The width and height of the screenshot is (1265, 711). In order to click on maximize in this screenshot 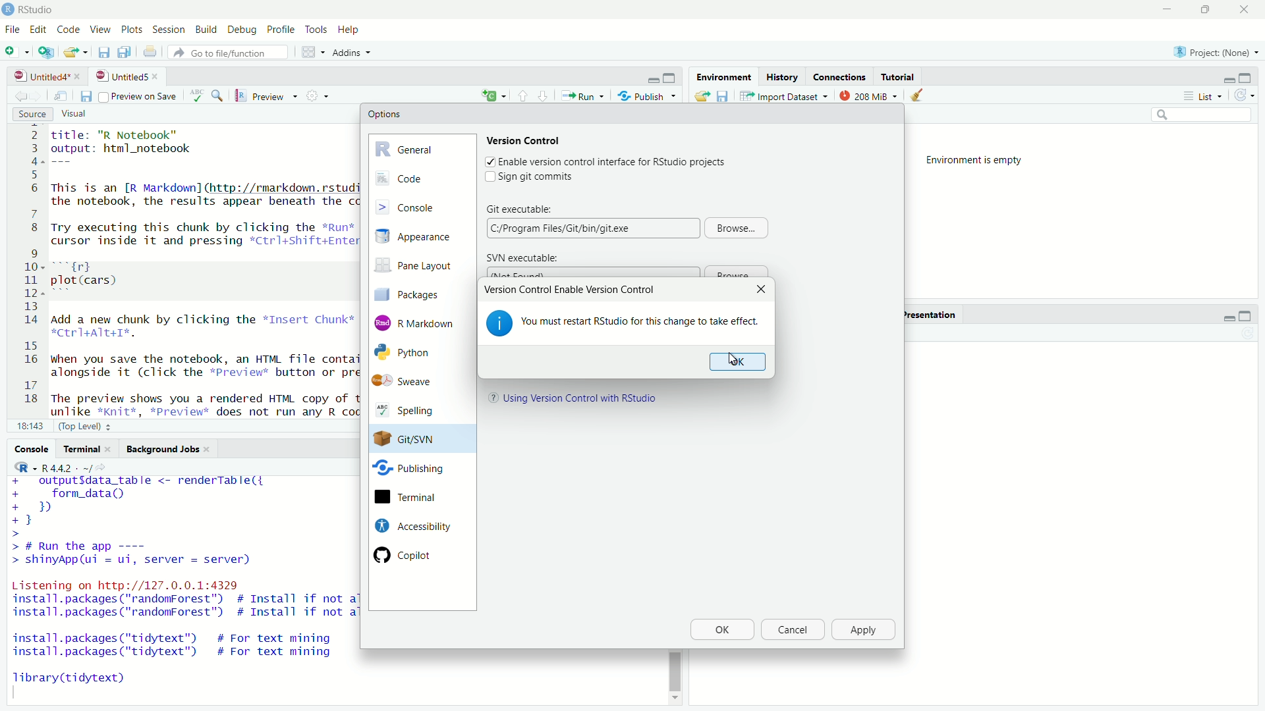, I will do `click(1249, 77)`.